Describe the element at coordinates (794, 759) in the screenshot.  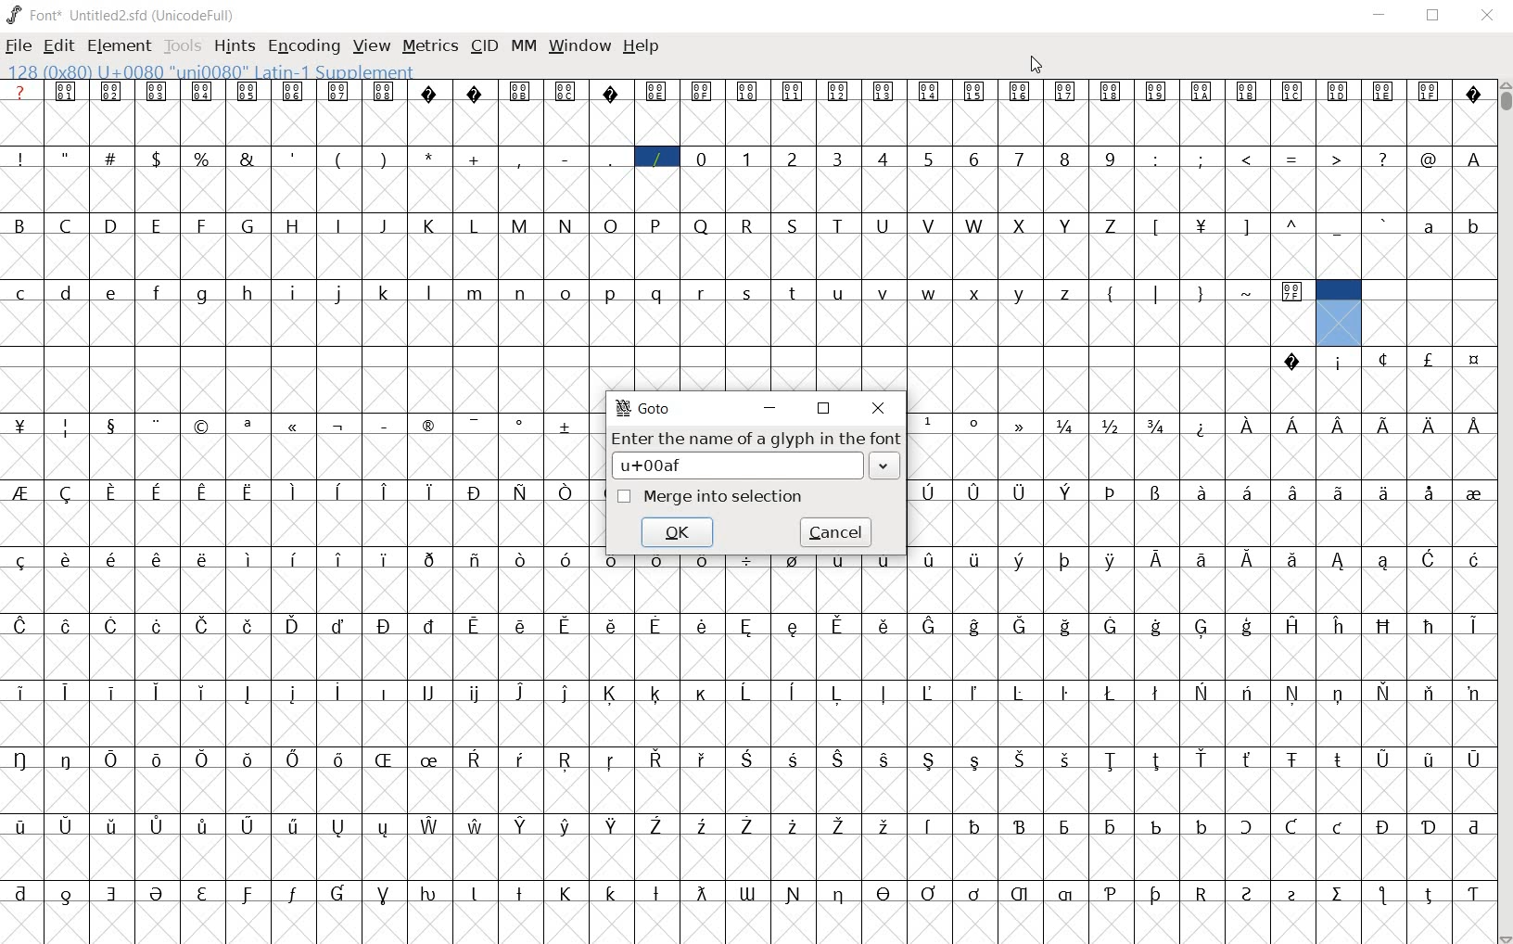
I see `Symbol` at that location.